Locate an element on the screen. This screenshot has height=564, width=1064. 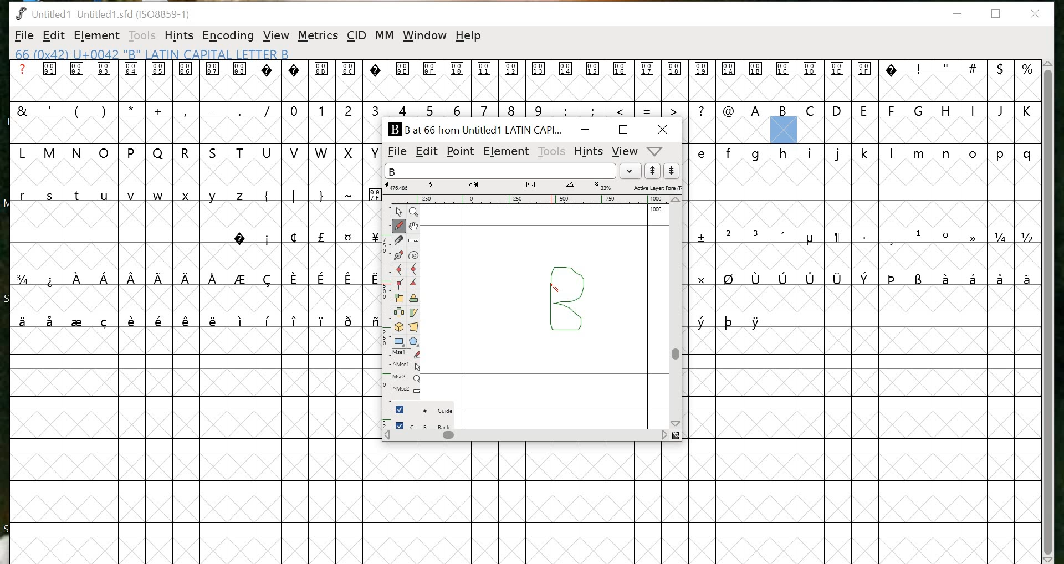
100 is located at coordinates (656, 212).